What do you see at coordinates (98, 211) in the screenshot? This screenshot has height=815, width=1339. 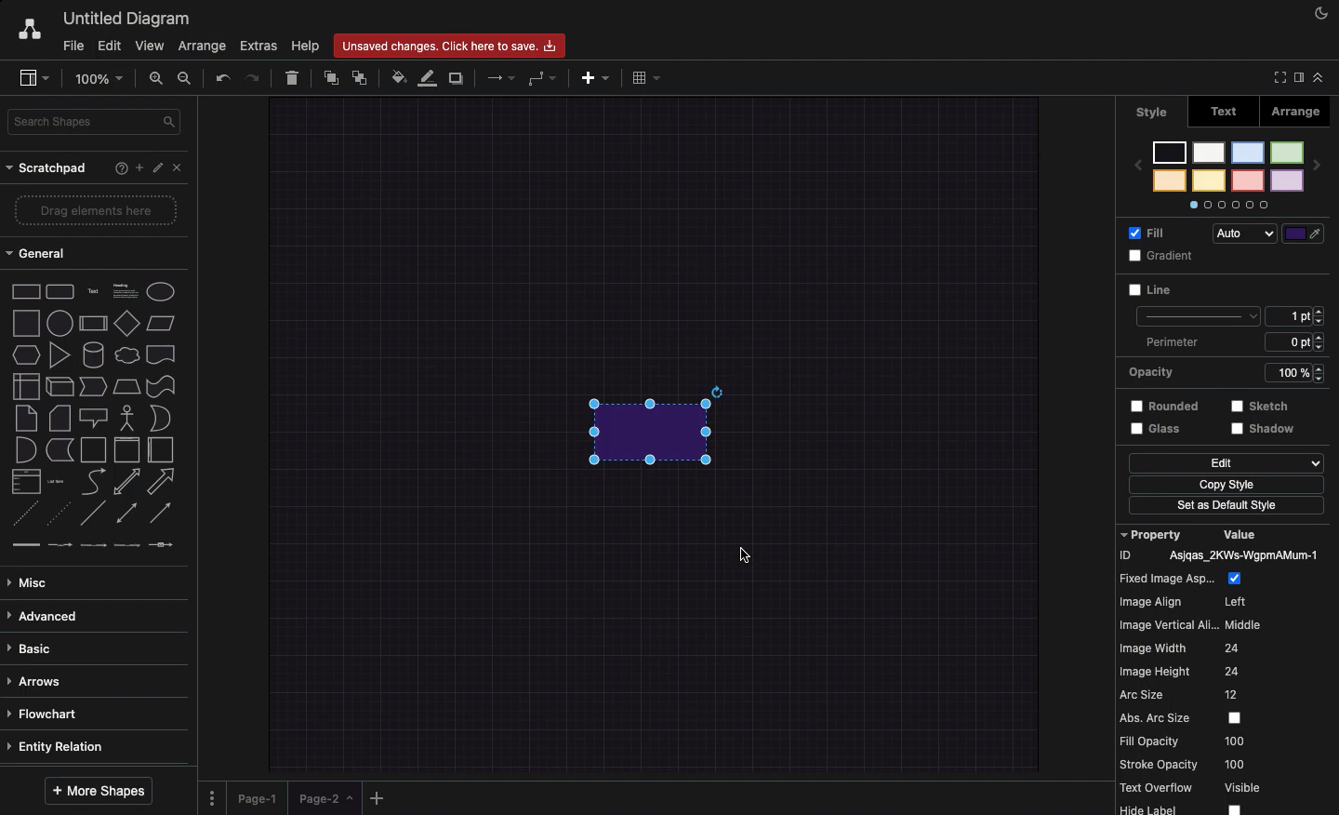 I see `Drag elements here` at bounding box center [98, 211].